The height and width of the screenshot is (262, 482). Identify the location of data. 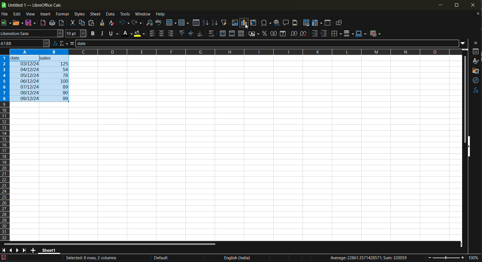
(111, 14).